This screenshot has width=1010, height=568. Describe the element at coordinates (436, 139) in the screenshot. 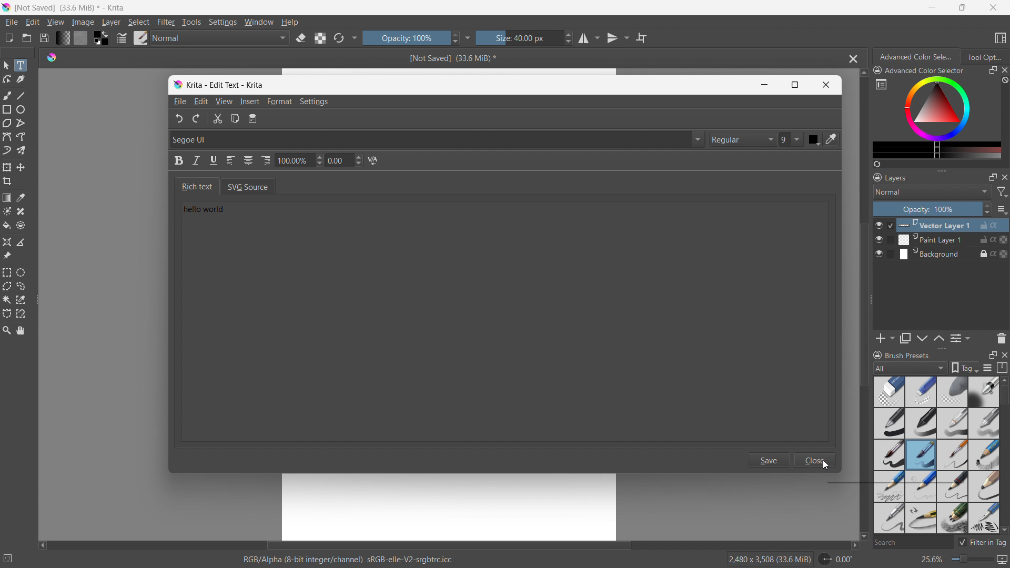

I see `Segoe UI` at that location.